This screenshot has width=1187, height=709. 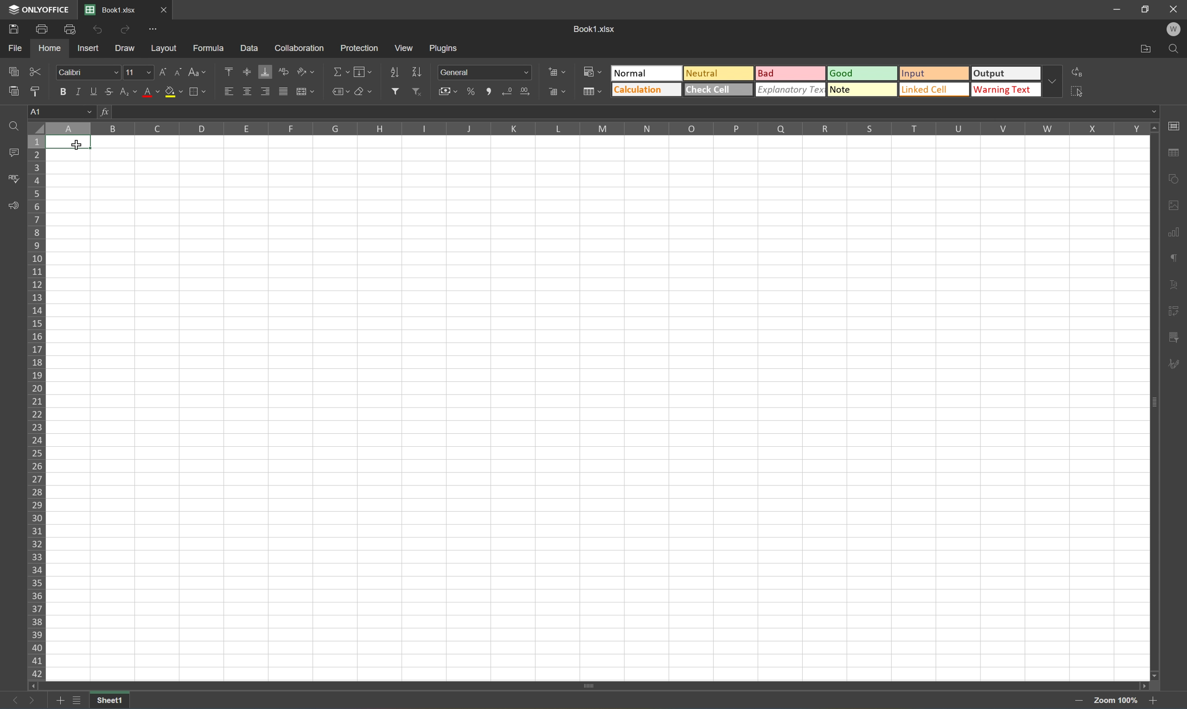 I want to click on Copy style, so click(x=36, y=91).